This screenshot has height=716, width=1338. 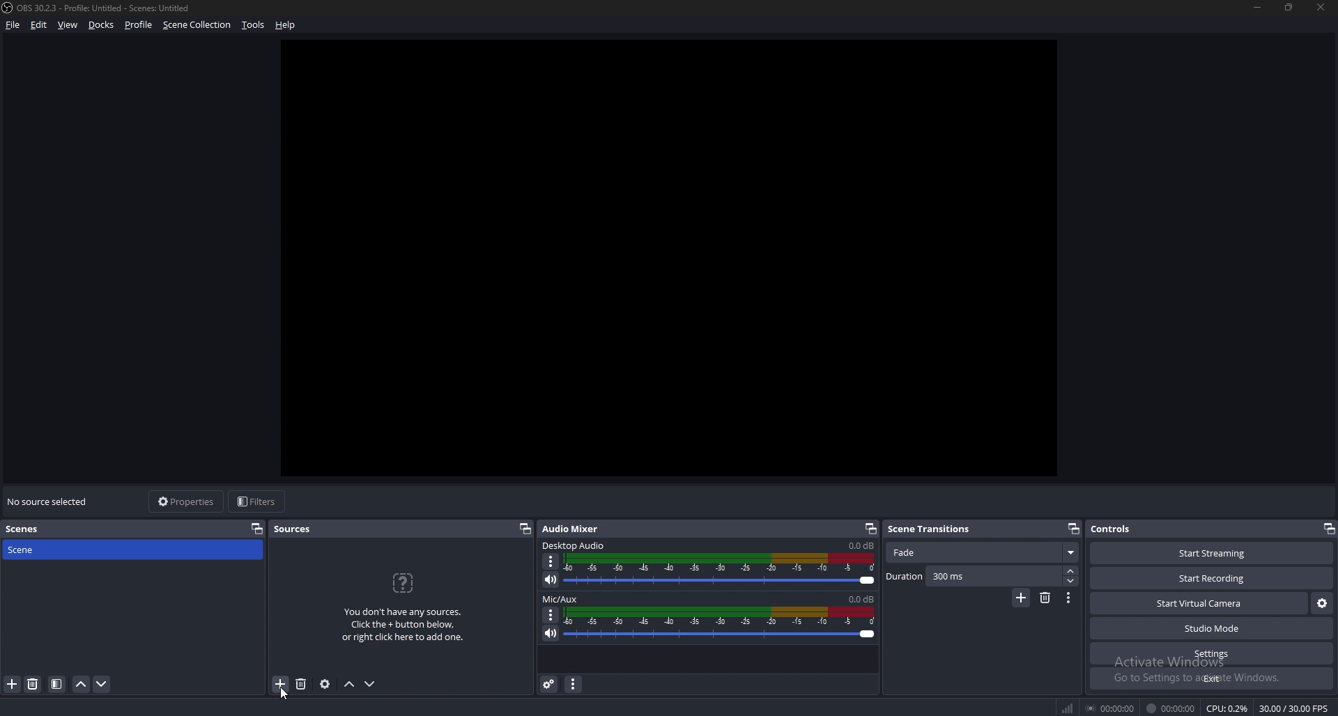 What do you see at coordinates (1210, 654) in the screenshot?
I see `settings` at bounding box center [1210, 654].